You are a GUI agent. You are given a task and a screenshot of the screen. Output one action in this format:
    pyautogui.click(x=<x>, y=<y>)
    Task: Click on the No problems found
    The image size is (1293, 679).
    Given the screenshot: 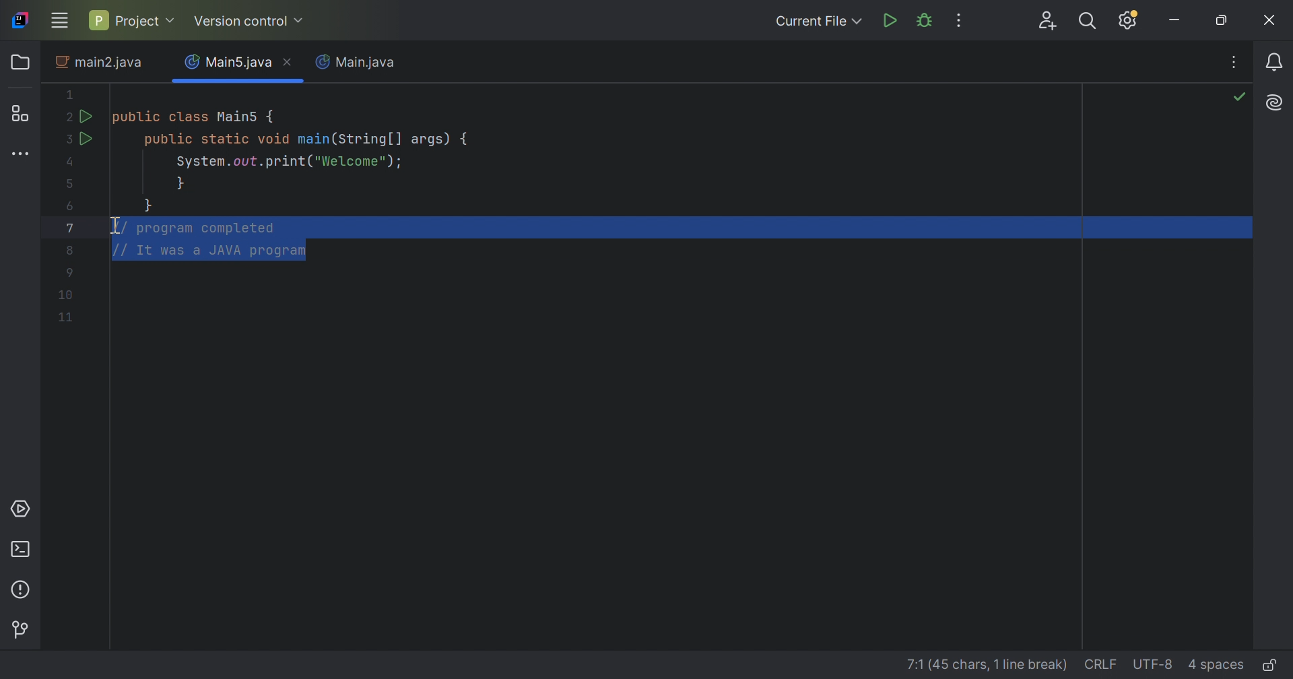 What is the action you would take?
    pyautogui.click(x=1241, y=99)
    